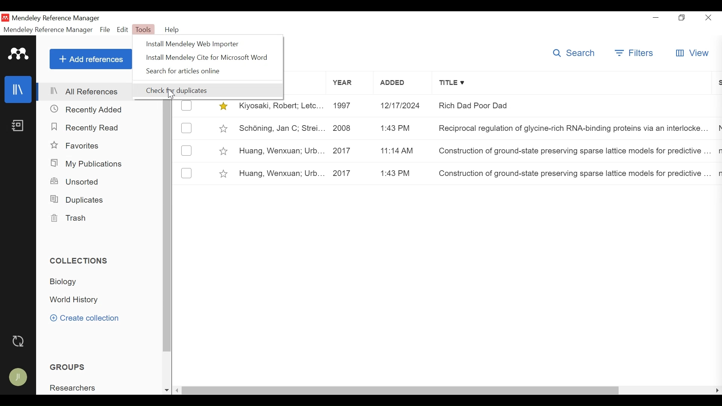  I want to click on Mendeley Reference Manager, so click(58, 18).